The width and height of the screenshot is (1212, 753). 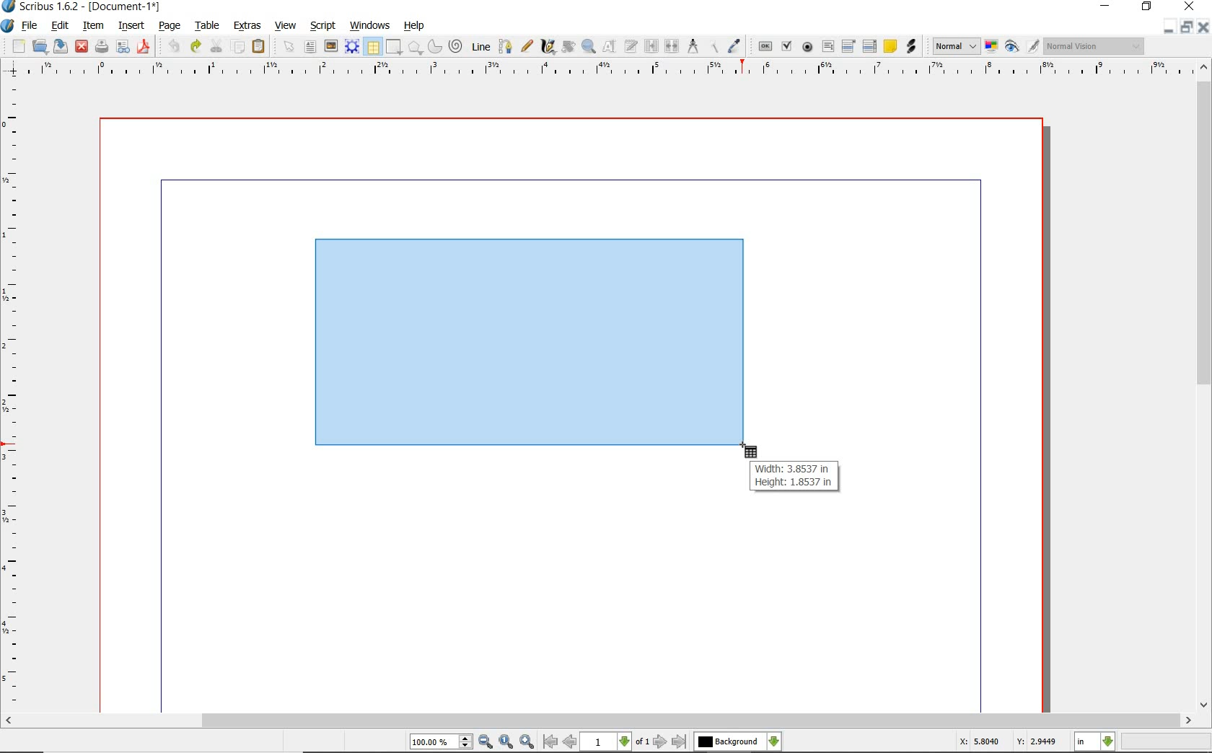 What do you see at coordinates (143, 46) in the screenshot?
I see `save as pdf` at bounding box center [143, 46].